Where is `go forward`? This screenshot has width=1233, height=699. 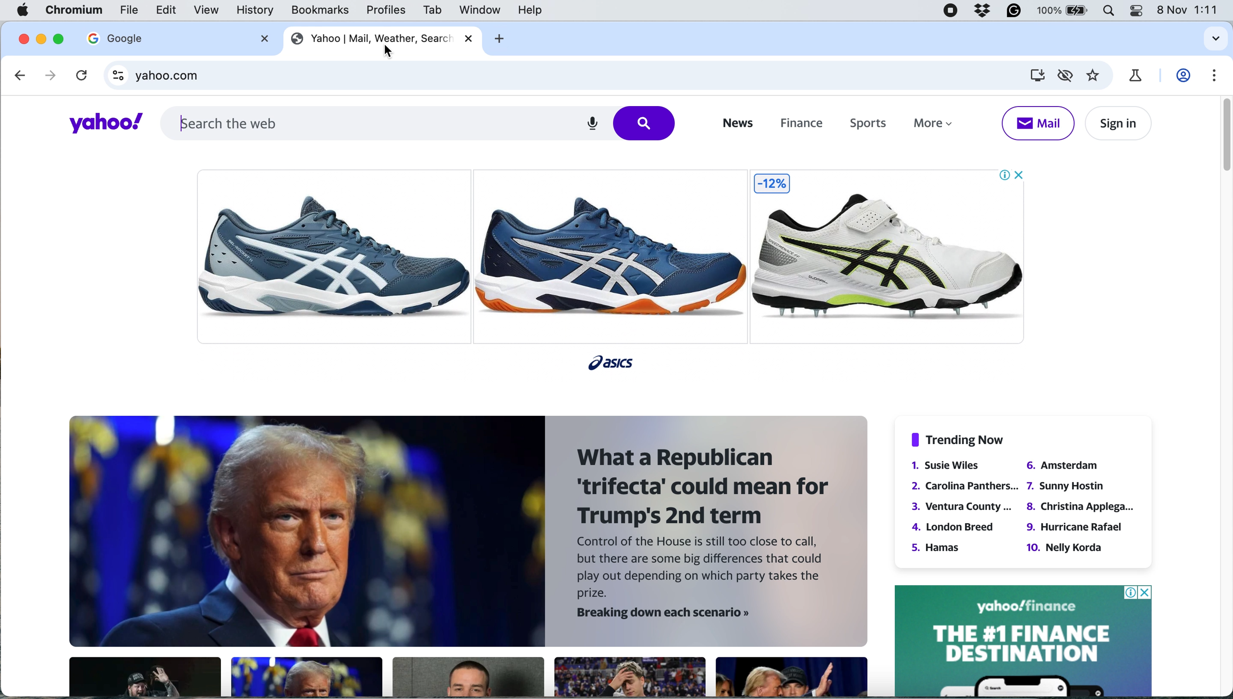 go forward is located at coordinates (47, 75).